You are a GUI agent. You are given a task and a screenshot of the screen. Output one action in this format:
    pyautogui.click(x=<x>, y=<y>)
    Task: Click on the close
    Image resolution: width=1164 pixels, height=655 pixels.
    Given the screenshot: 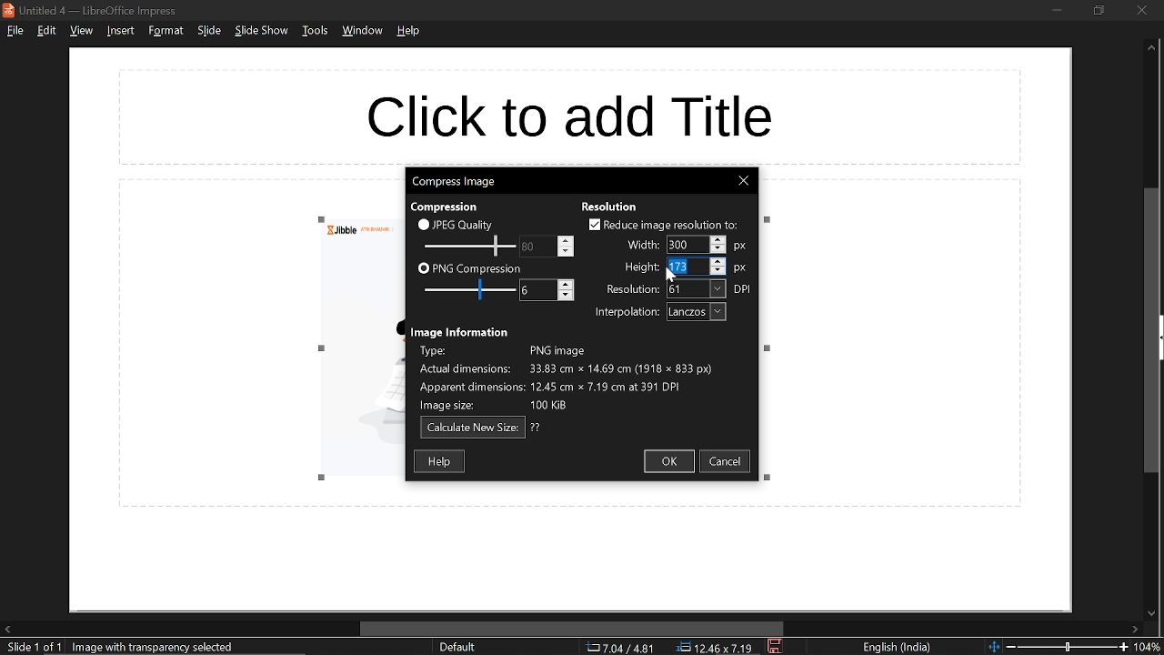 What is the action you would take?
    pyautogui.click(x=745, y=181)
    